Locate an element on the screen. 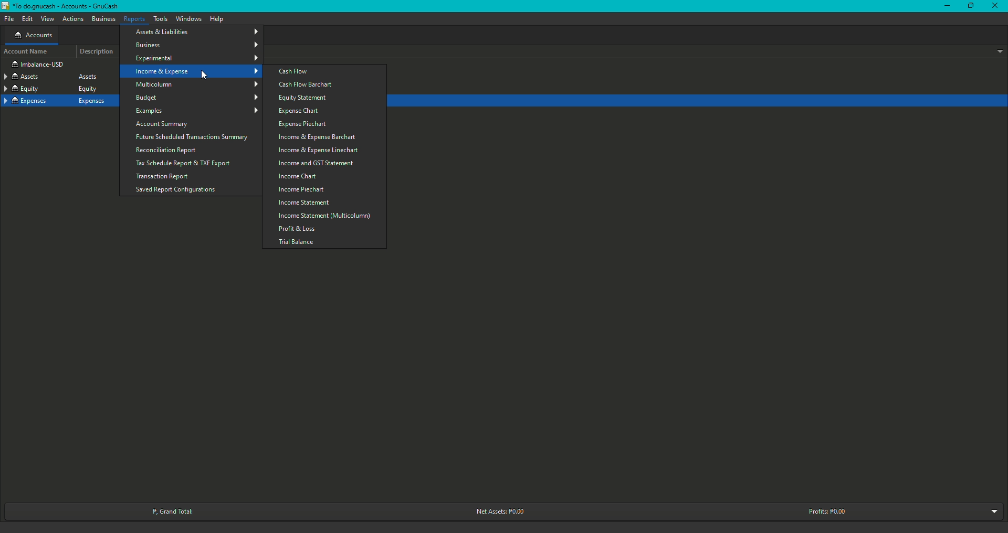 Image resolution: width=1008 pixels, height=533 pixels. Expense Piechart is located at coordinates (301, 124).